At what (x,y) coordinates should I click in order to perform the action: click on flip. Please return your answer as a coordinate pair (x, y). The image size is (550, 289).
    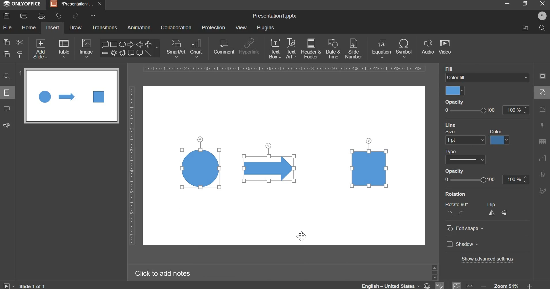
    Looking at the image, I should click on (495, 204).